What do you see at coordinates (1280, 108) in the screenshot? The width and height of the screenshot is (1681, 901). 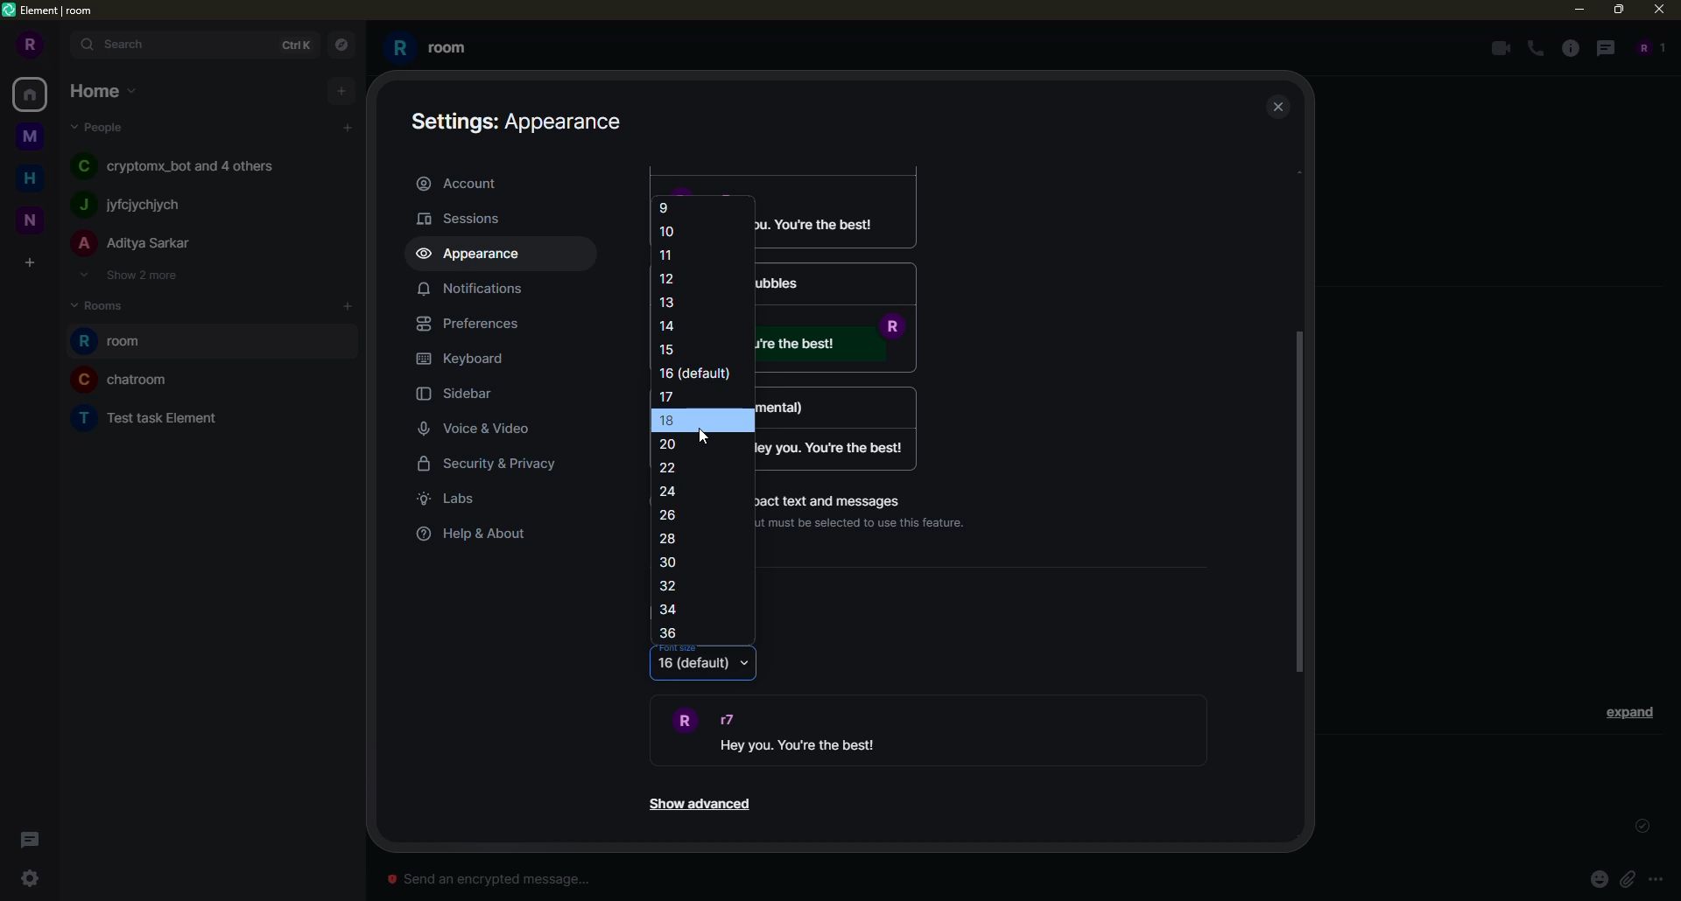 I see `close` at bounding box center [1280, 108].